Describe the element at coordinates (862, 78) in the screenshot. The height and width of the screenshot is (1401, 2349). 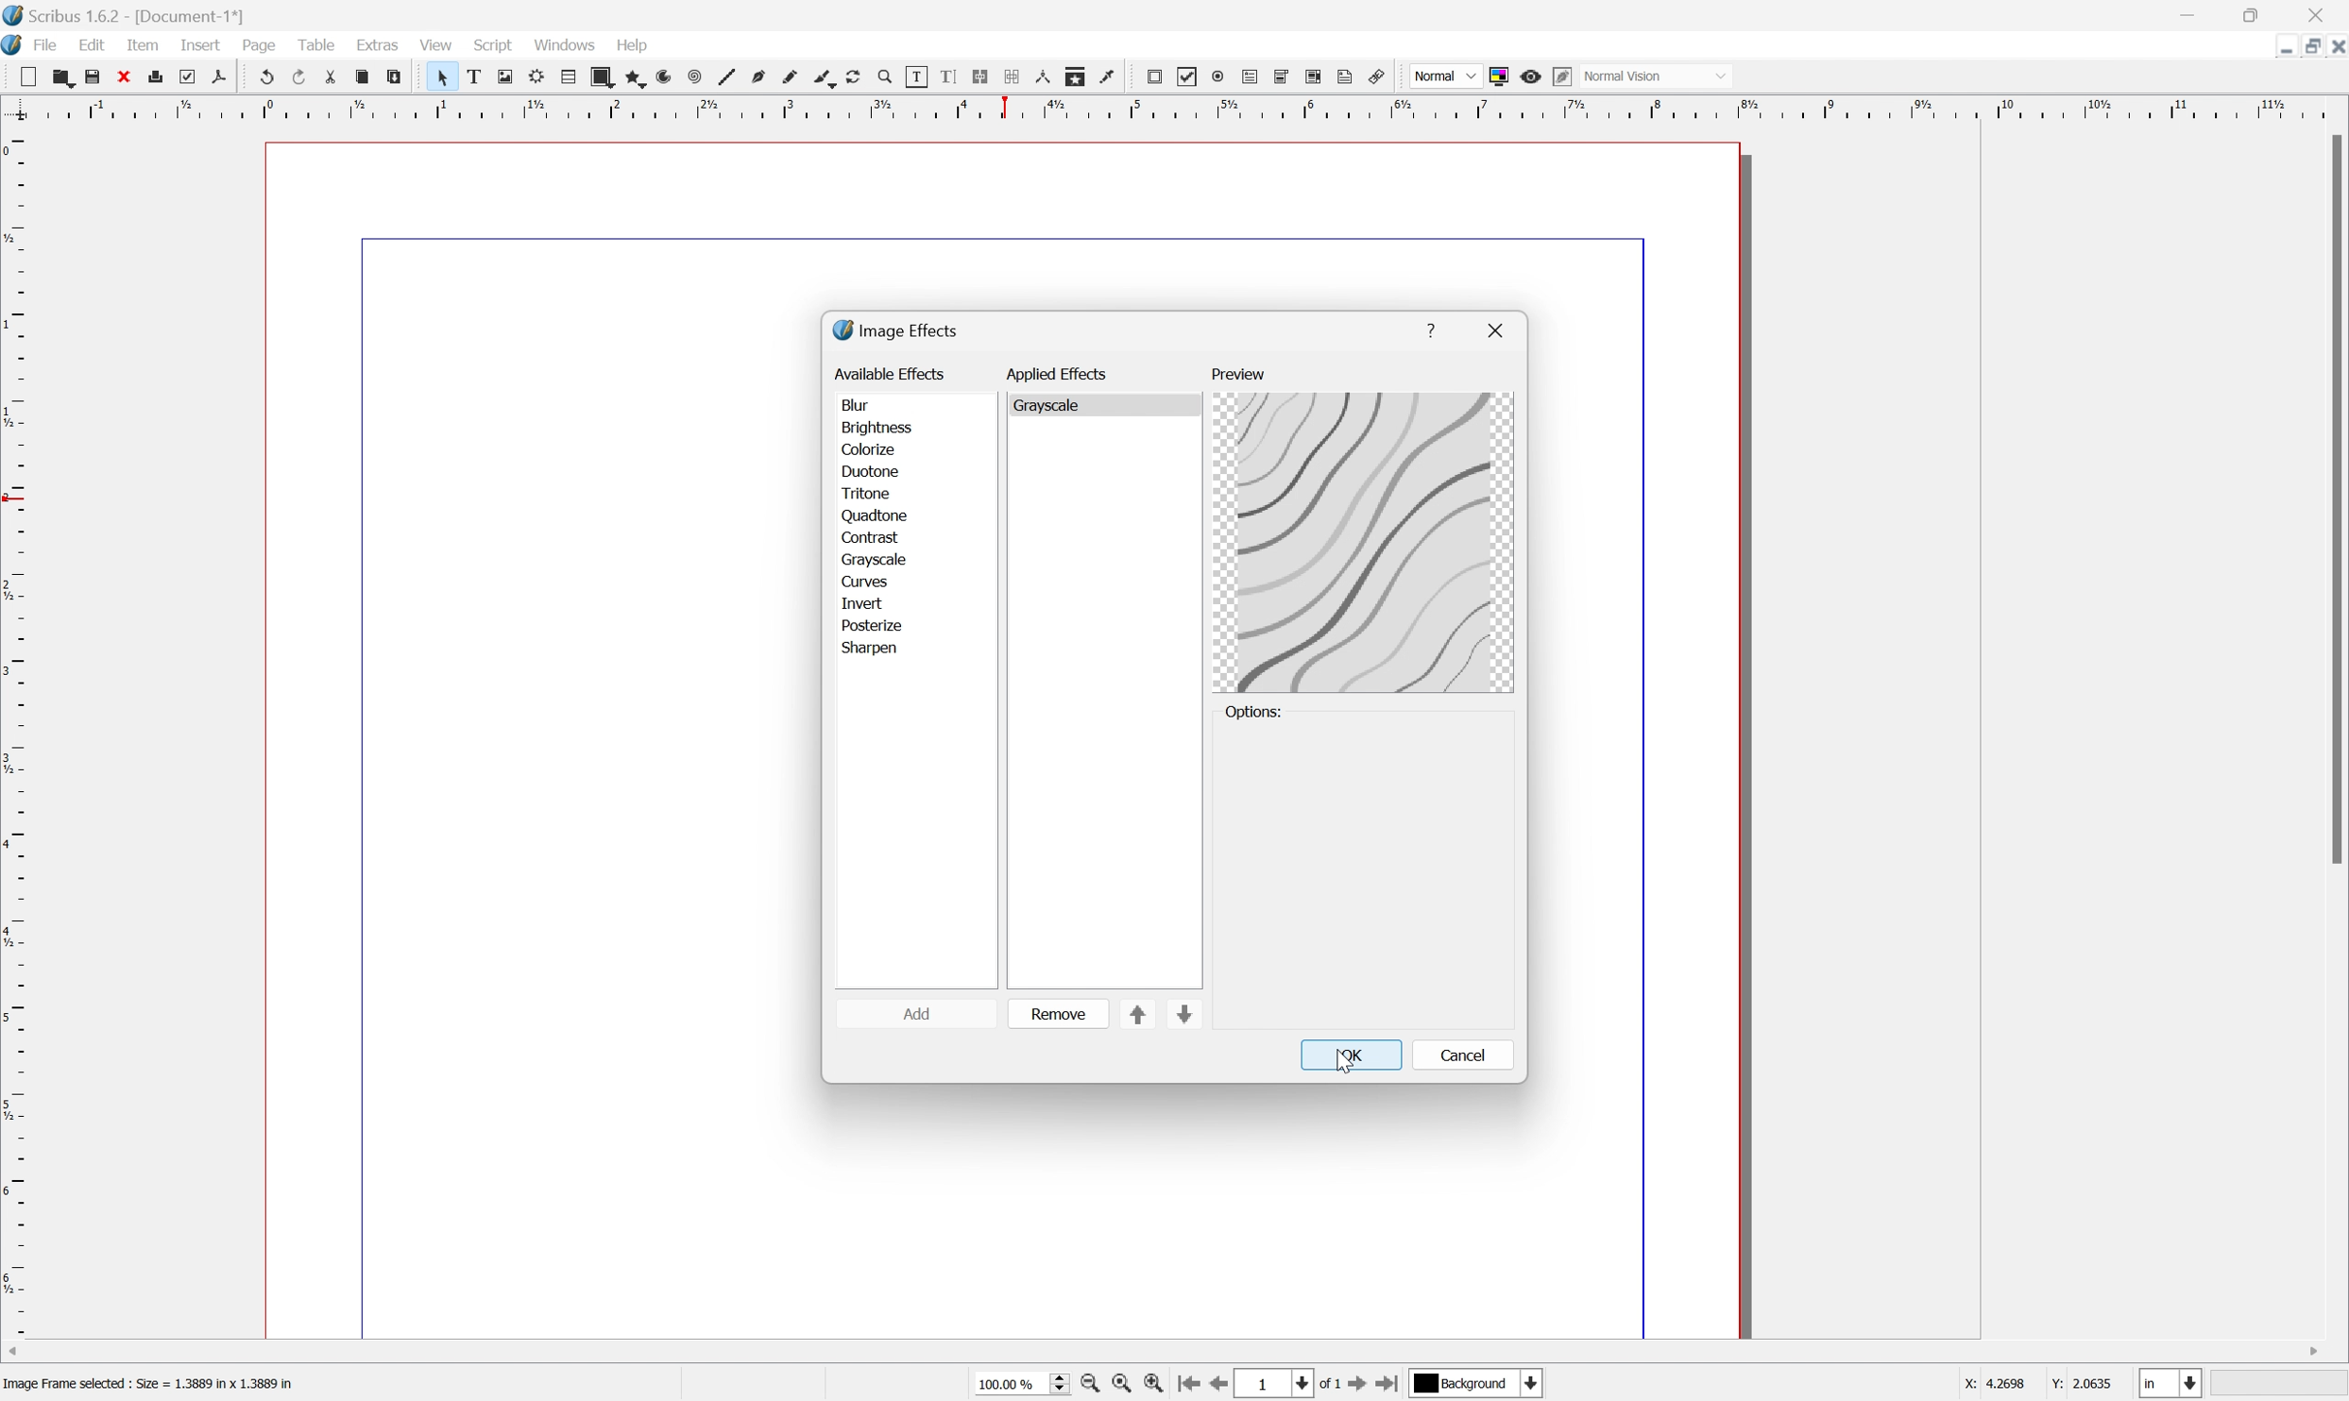
I see `Rotate item` at that location.